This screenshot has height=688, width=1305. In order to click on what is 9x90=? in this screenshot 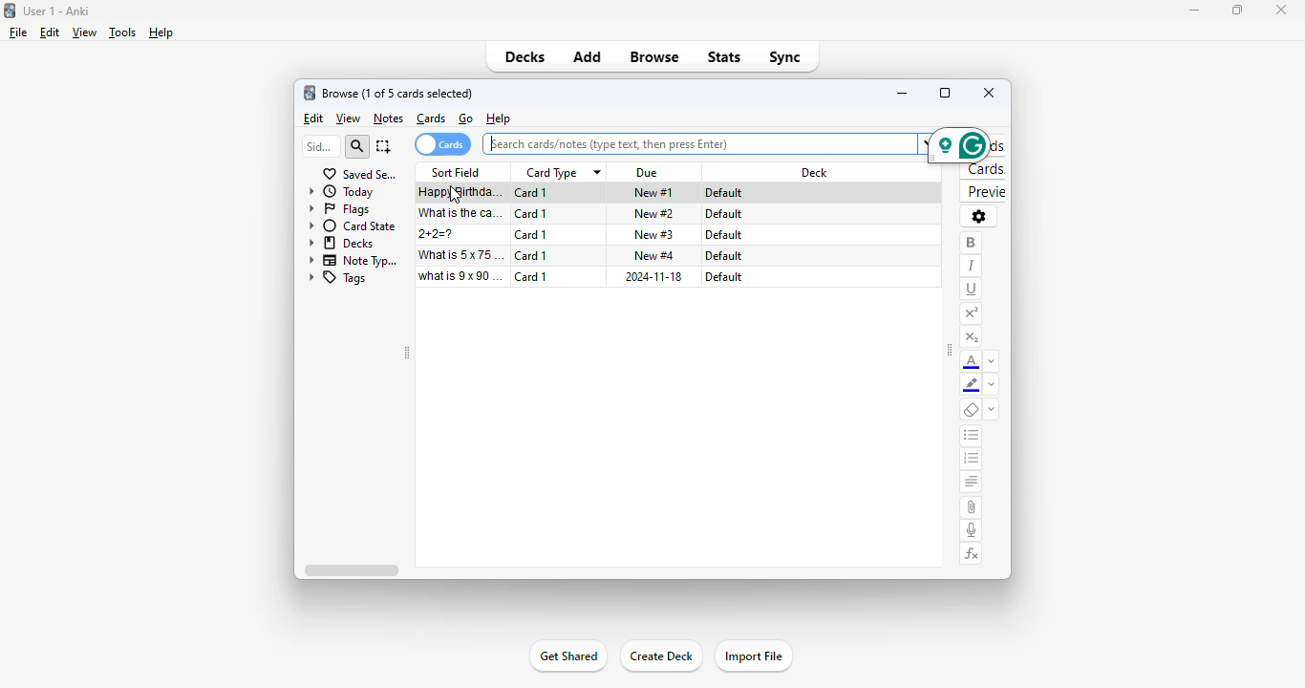, I will do `click(460, 276)`.